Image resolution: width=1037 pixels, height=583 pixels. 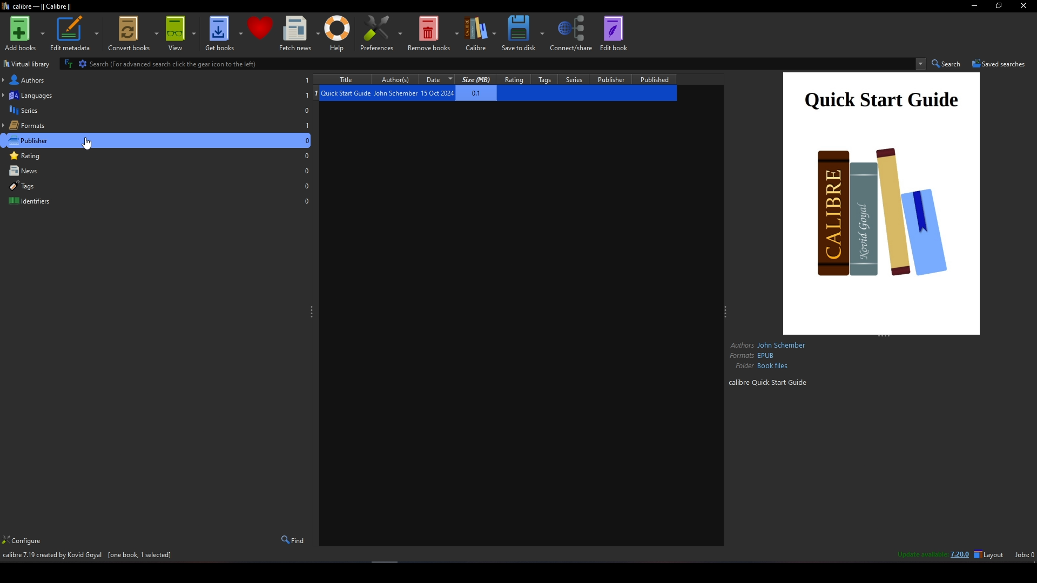 I want to click on Update available, so click(x=921, y=554).